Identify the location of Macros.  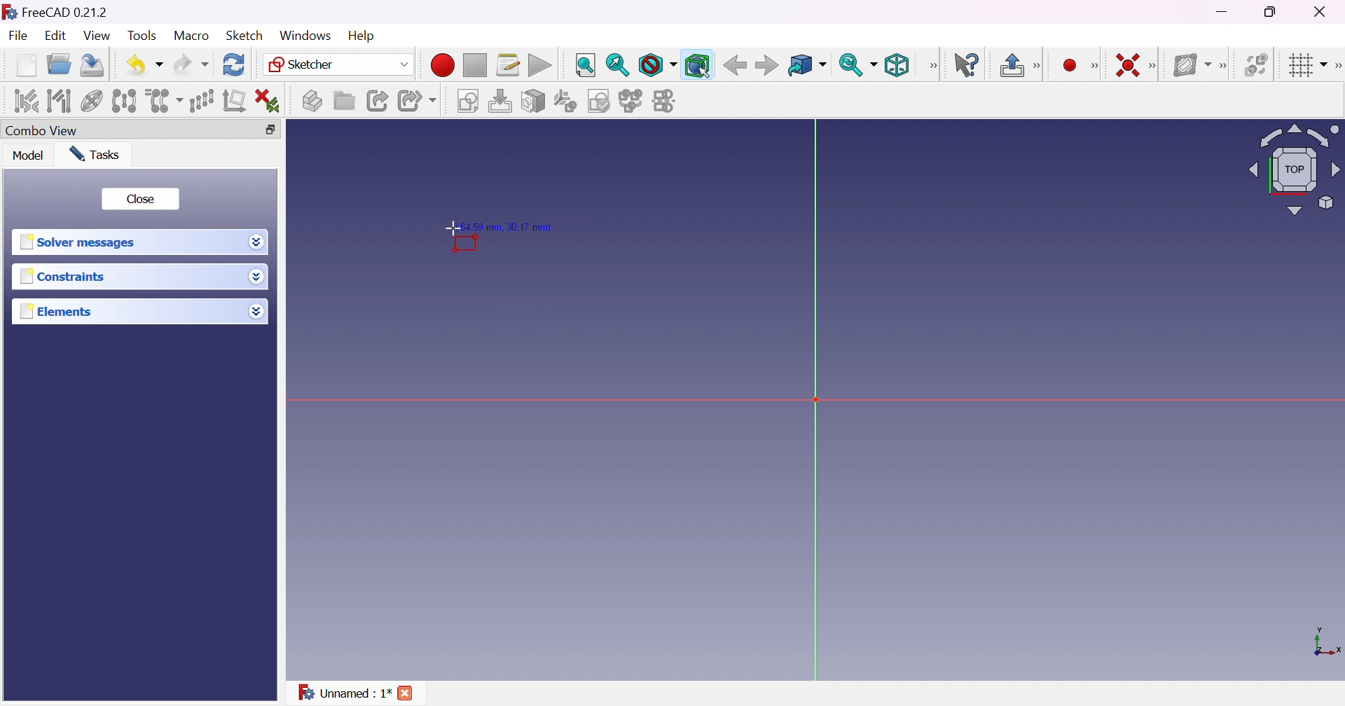
(509, 64).